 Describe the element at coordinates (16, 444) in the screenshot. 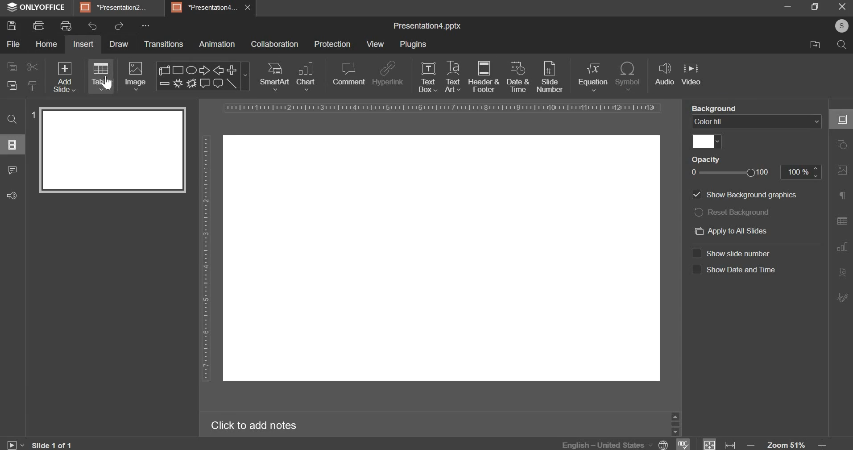

I see `slideshow` at that location.